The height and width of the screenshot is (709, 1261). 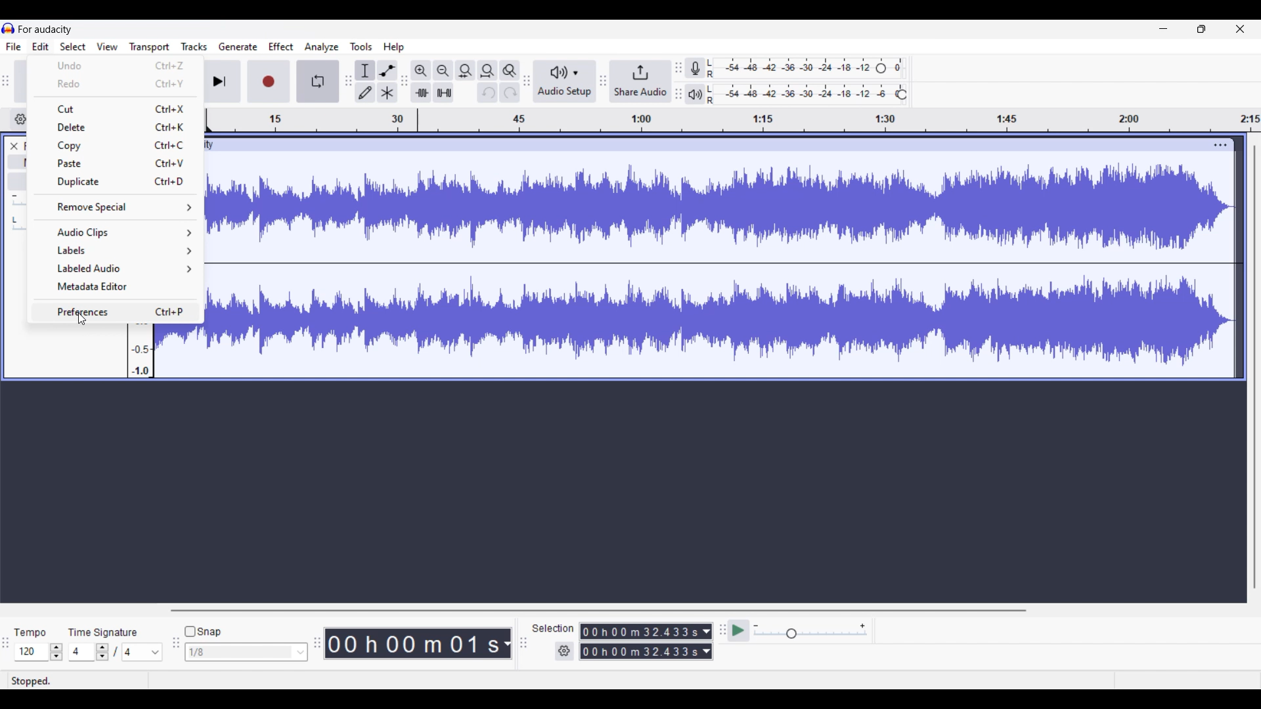 What do you see at coordinates (487, 71) in the screenshot?
I see `Fit project to width` at bounding box center [487, 71].